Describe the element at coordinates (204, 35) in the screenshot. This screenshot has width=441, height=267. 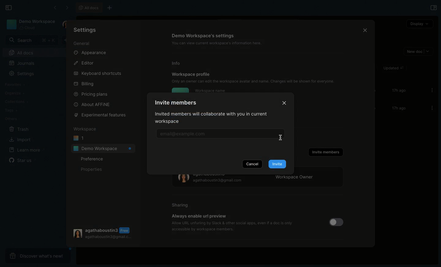
I see `Demo workspace's settings` at that location.